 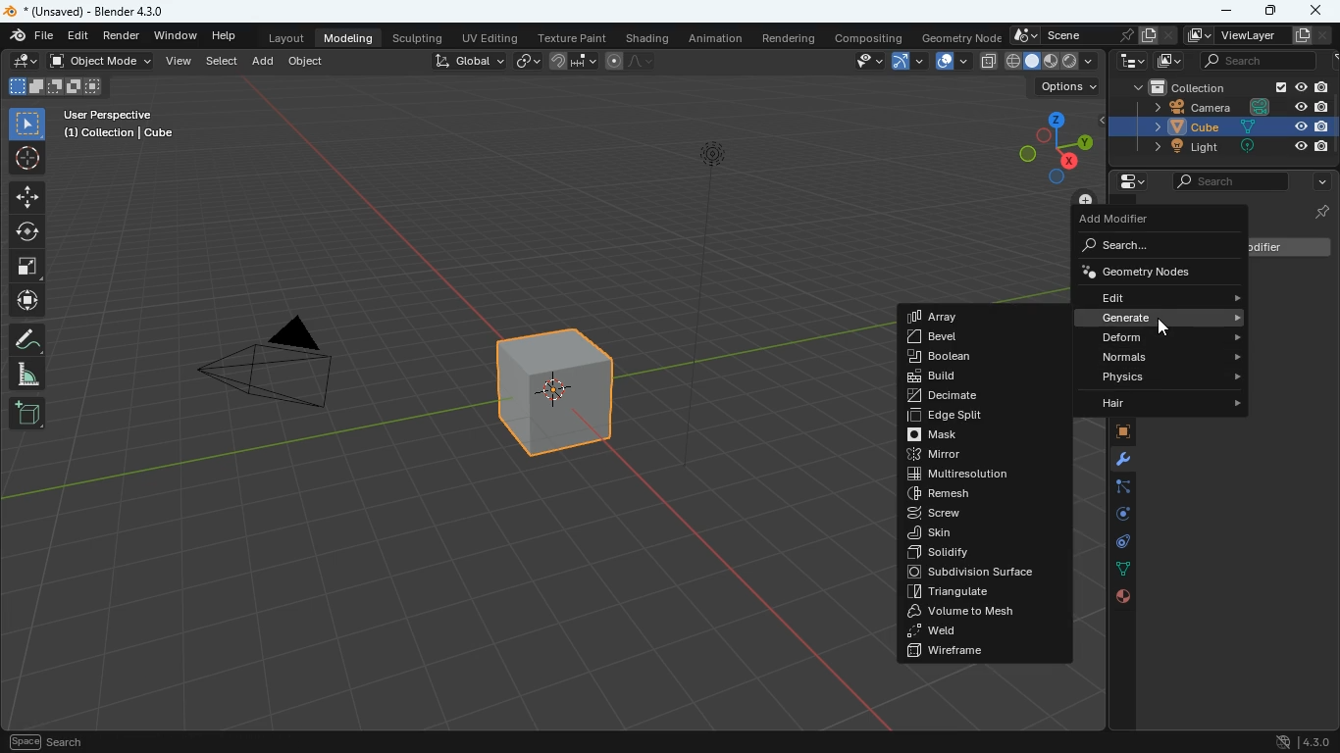 What do you see at coordinates (1114, 461) in the screenshot?
I see `modifiers` at bounding box center [1114, 461].